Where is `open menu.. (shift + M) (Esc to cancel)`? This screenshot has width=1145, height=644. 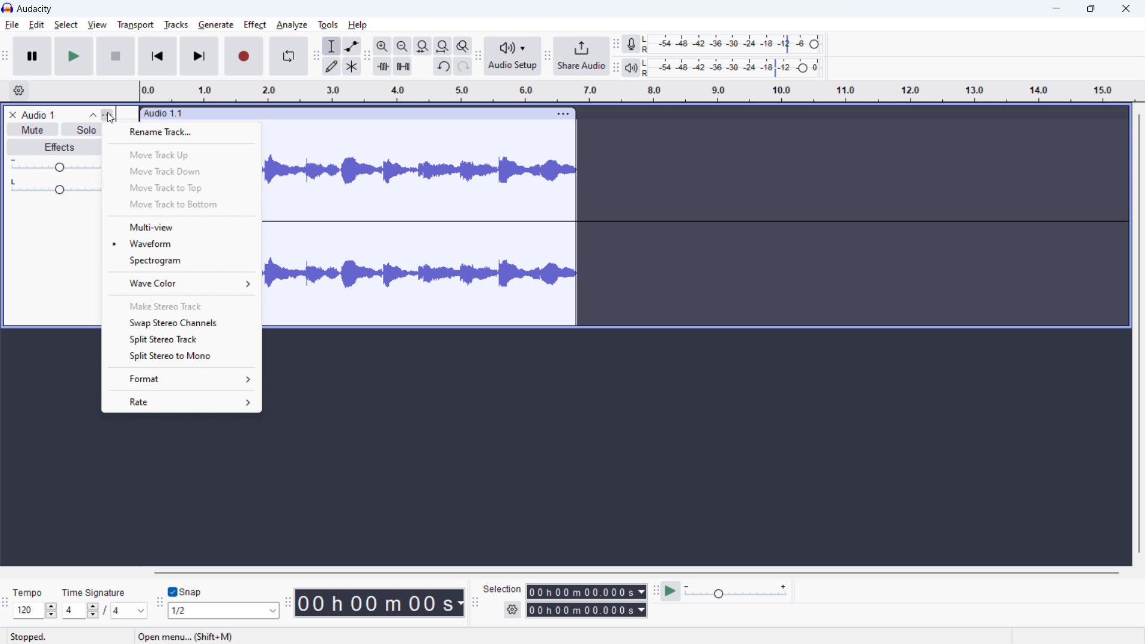 open menu.. (shift + M) (Esc to cancel) is located at coordinates (213, 636).